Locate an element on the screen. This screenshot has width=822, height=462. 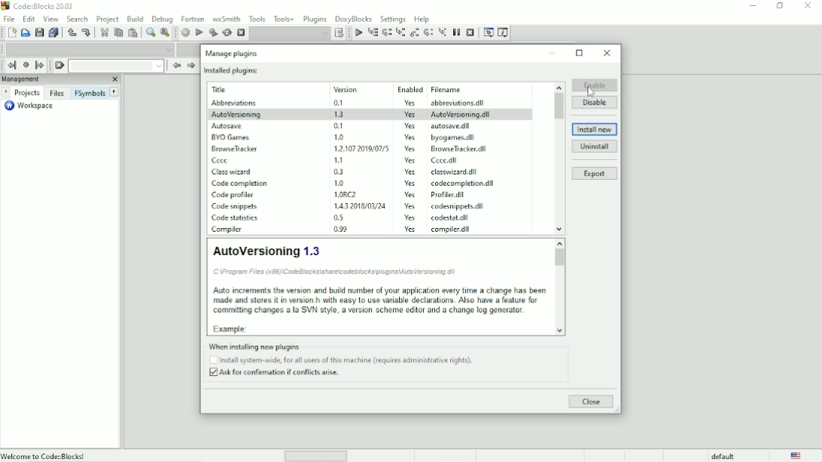
Various info is located at coordinates (504, 33).